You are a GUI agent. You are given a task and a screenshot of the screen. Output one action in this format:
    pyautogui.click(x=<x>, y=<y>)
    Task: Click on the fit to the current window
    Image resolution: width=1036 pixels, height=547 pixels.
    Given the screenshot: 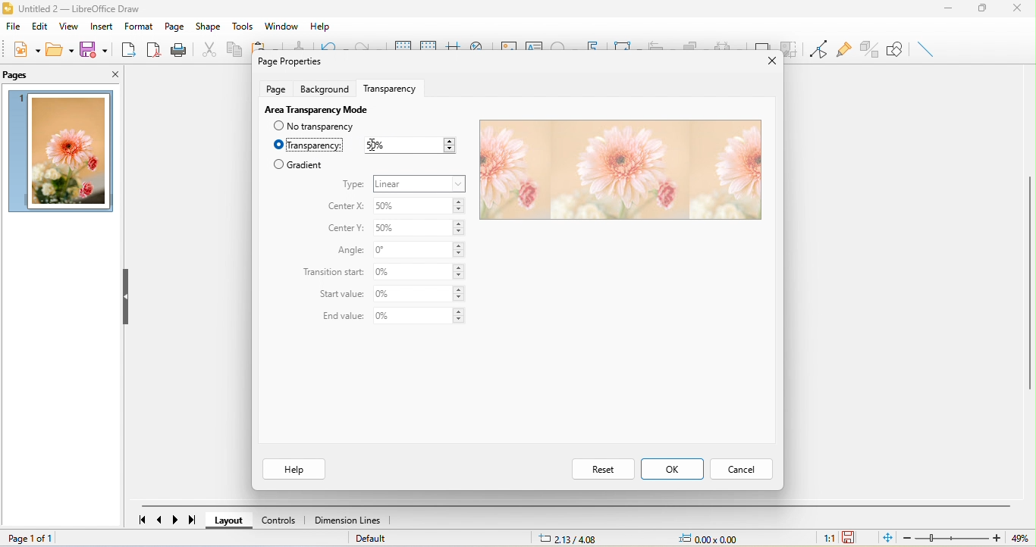 What is the action you would take?
    pyautogui.click(x=890, y=538)
    